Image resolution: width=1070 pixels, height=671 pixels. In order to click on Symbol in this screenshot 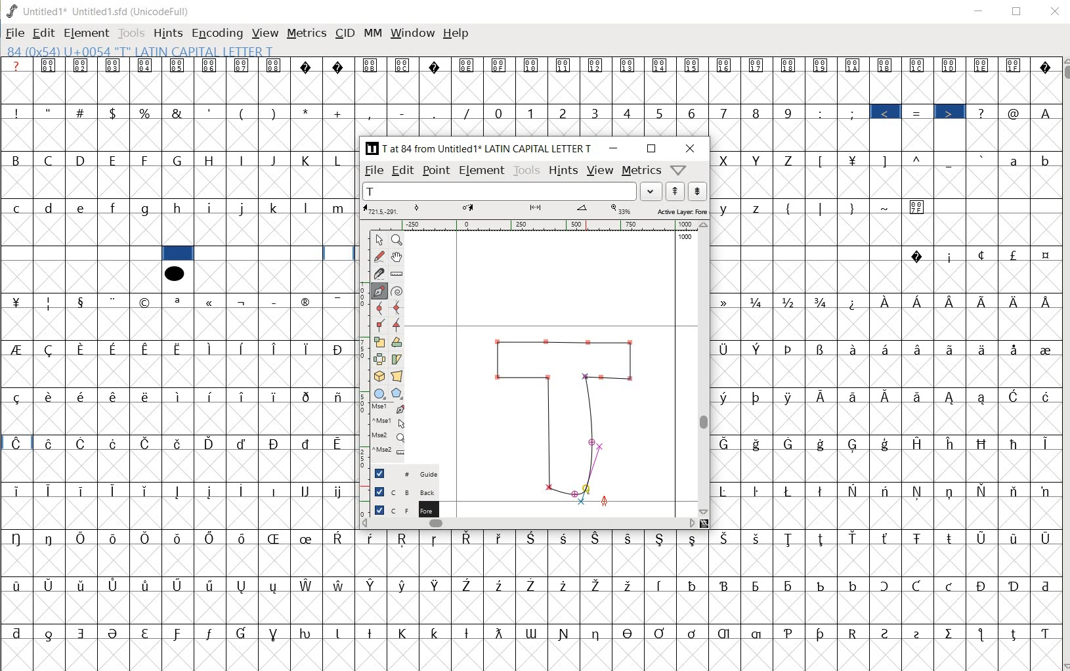, I will do `click(823, 397)`.